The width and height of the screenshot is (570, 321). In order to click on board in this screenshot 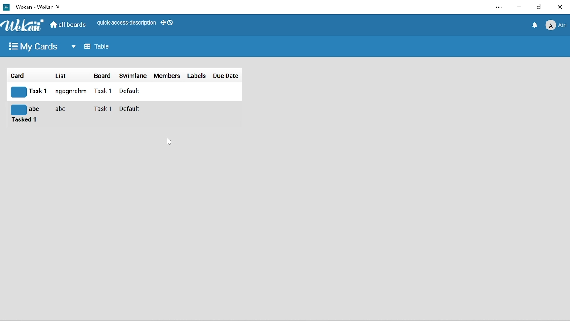, I will do `click(104, 76)`.